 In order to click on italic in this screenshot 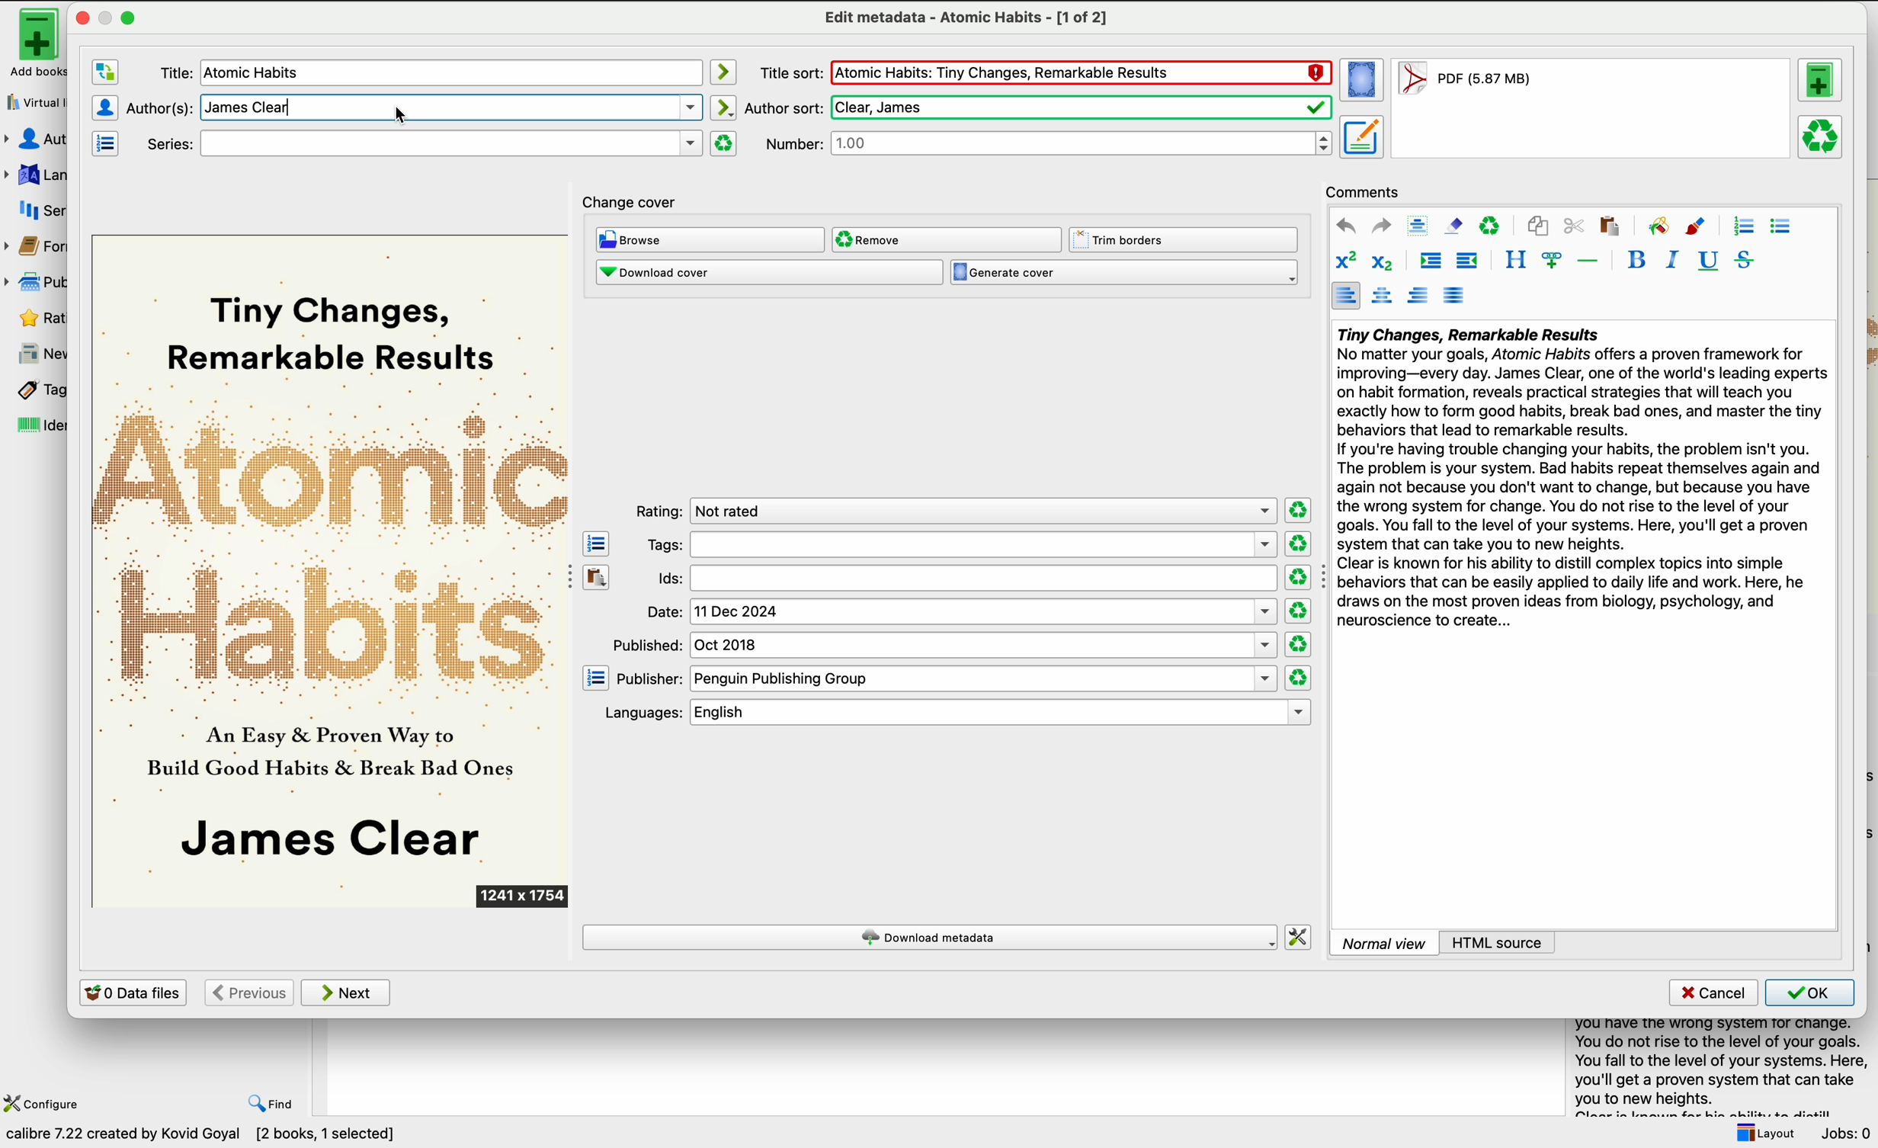, I will do `click(1673, 260)`.